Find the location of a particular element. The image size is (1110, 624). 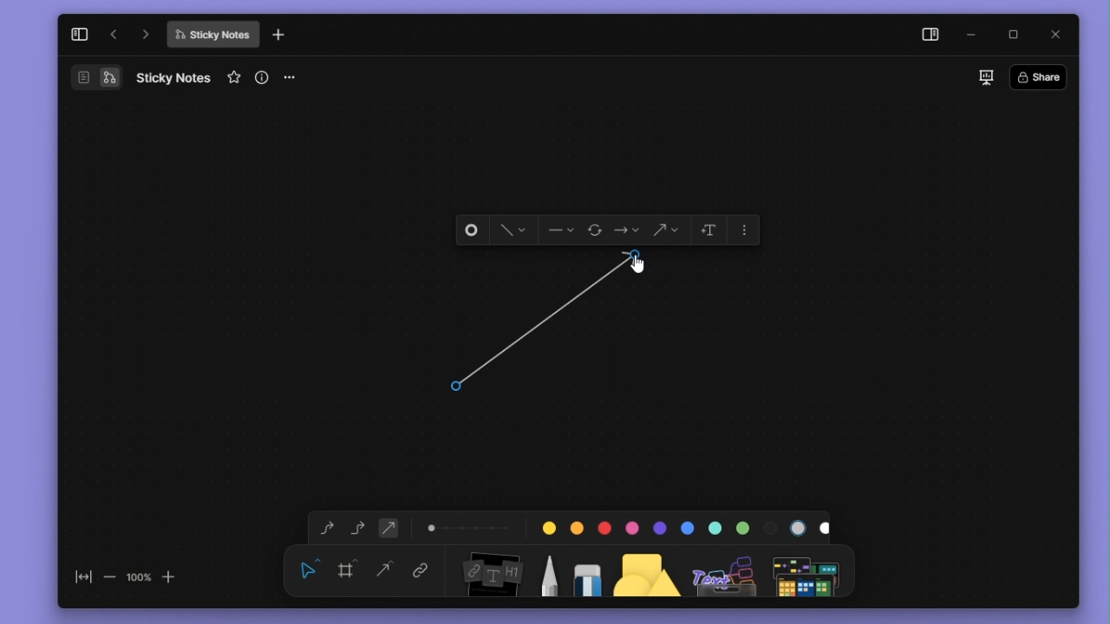

more is located at coordinates (296, 78).